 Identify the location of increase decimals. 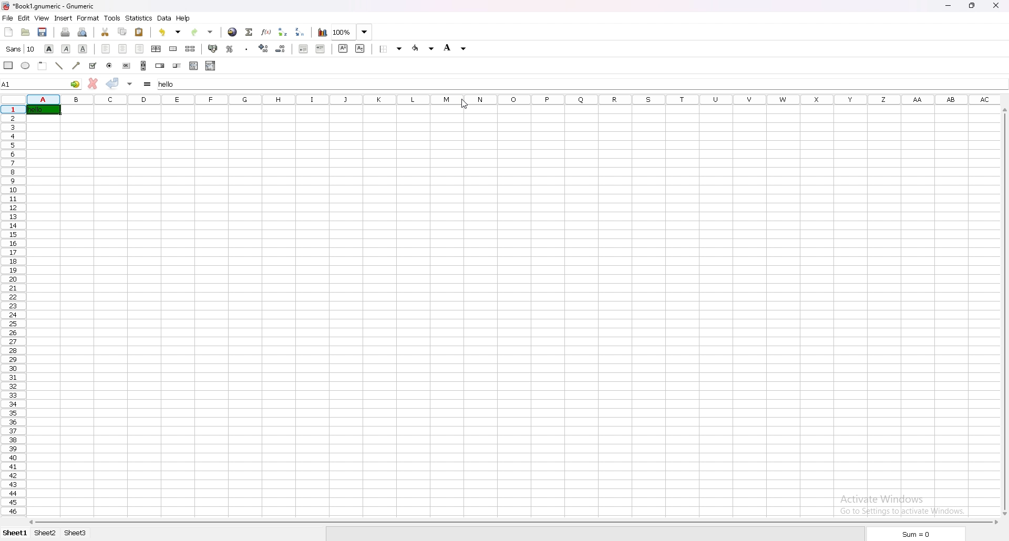
(264, 48).